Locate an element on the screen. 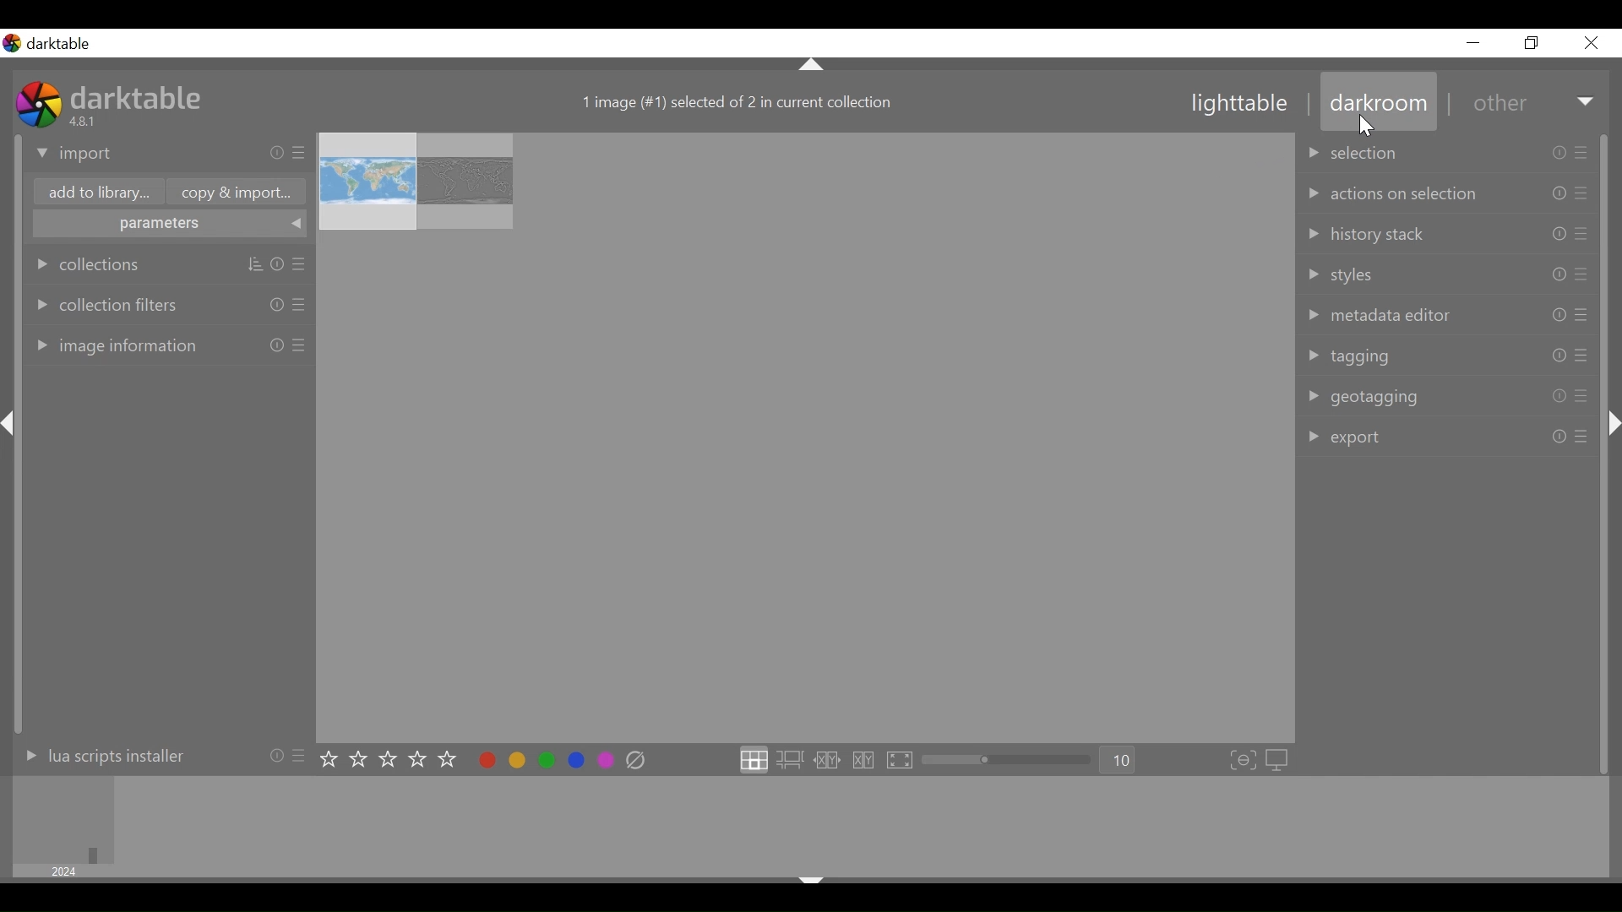  Zoom Slider is located at coordinates (1010, 761).